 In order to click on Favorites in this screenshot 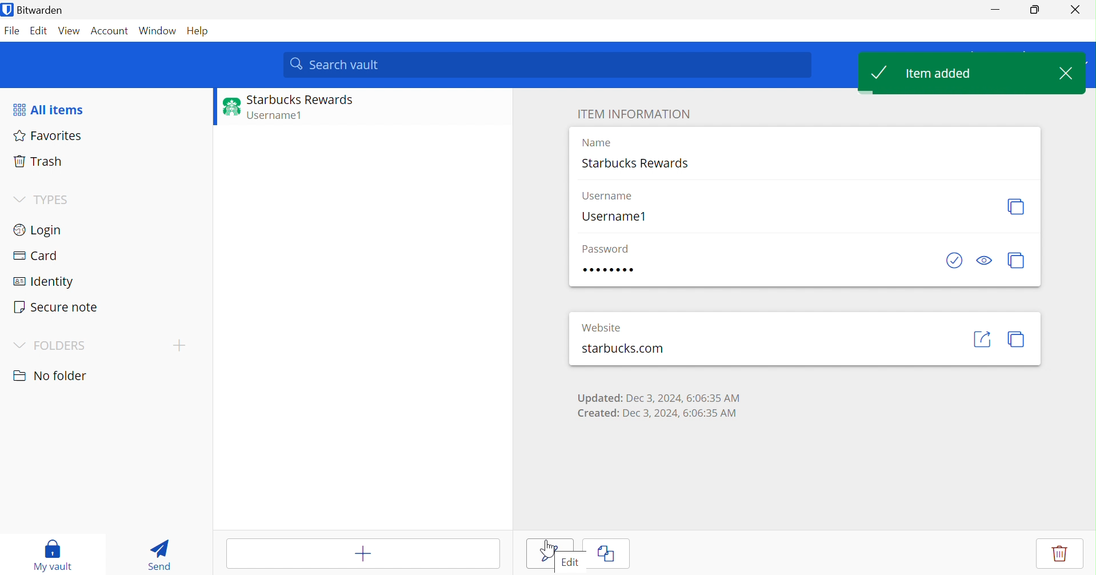, I will do `click(49, 136)`.